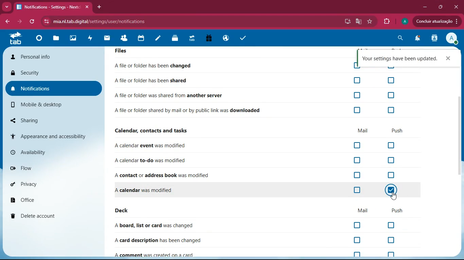 The image size is (464, 260). Describe the element at coordinates (390, 146) in the screenshot. I see `off` at that location.